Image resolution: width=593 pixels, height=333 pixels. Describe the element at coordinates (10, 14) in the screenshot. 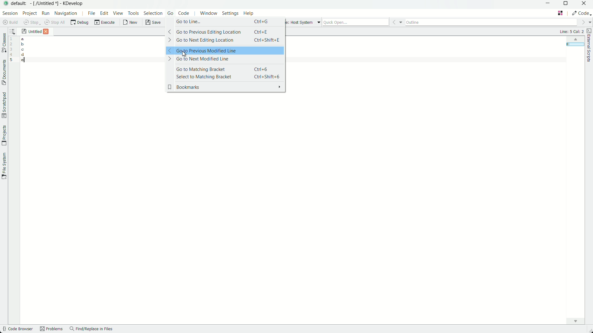

I see `session` at that location.